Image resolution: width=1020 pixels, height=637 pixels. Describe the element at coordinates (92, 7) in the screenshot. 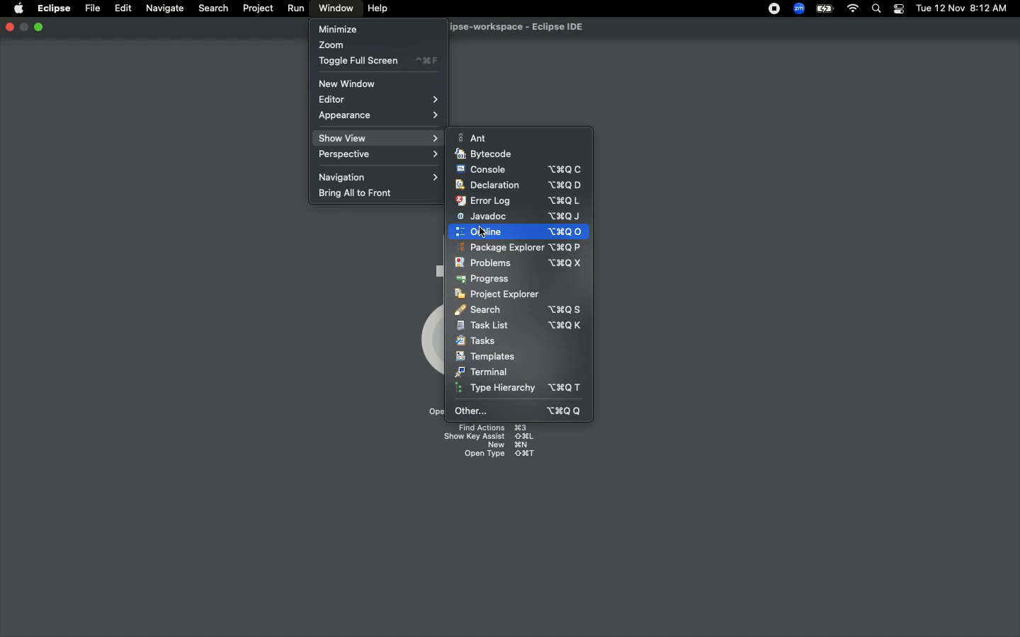

I see `File` at that location.